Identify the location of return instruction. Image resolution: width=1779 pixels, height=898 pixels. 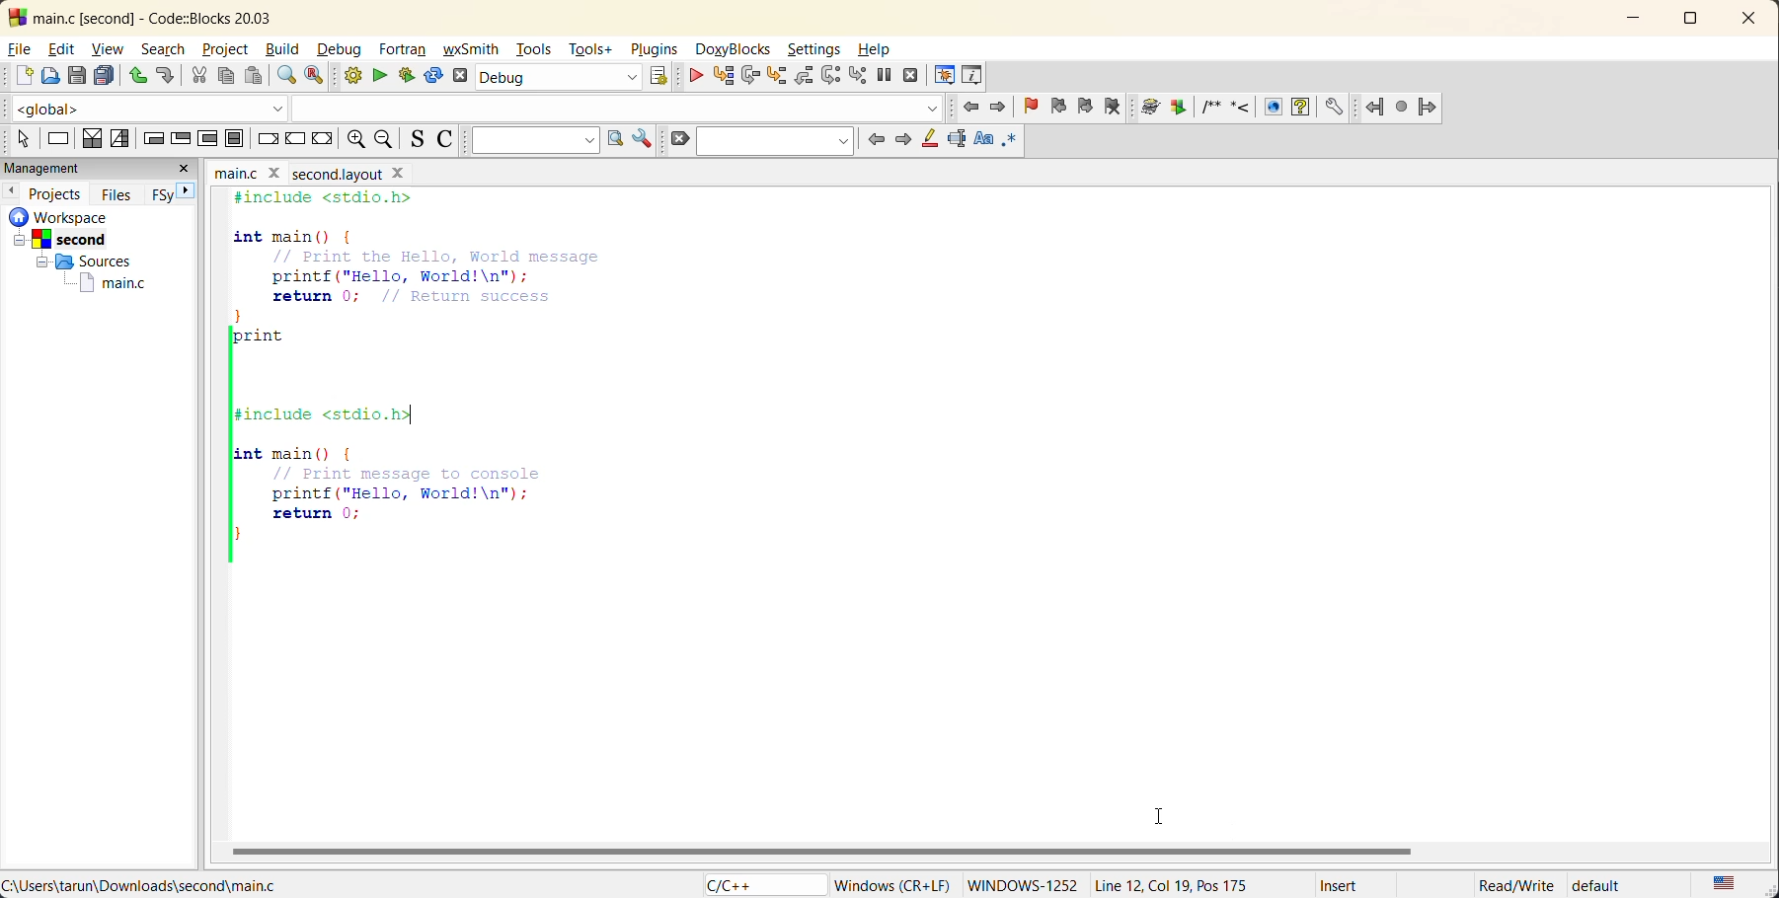
(323, 141).